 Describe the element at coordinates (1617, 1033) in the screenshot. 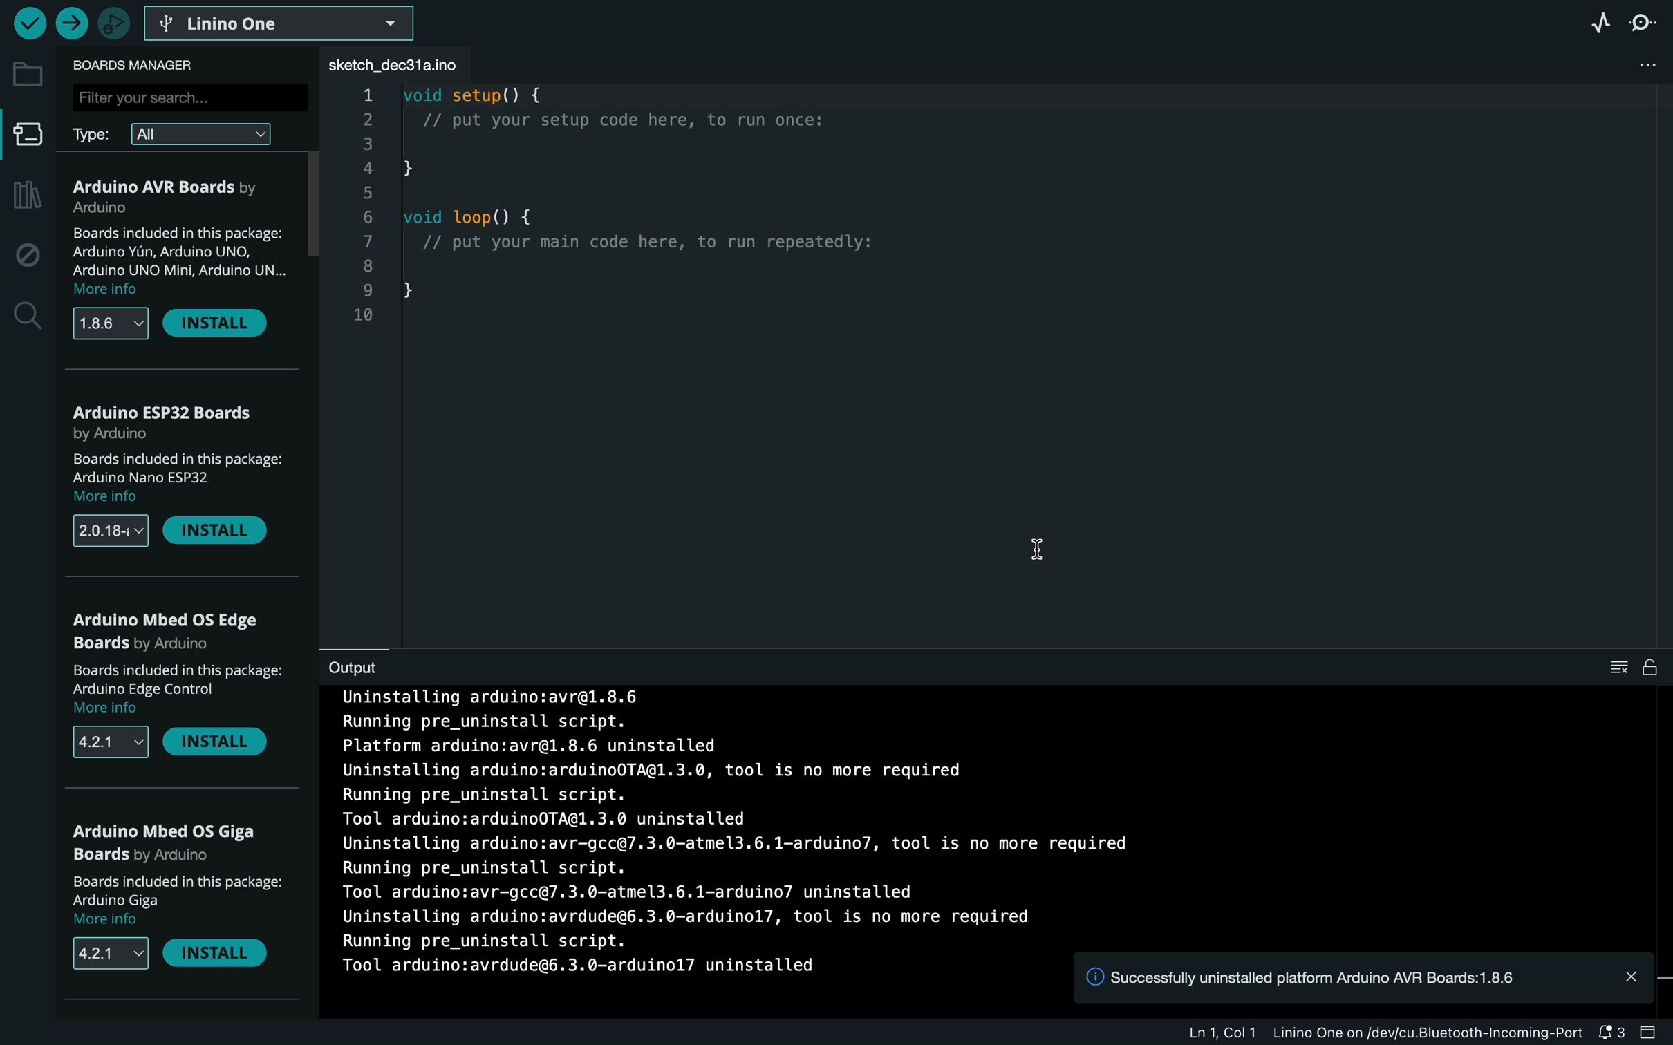

I see `notification` at that location.